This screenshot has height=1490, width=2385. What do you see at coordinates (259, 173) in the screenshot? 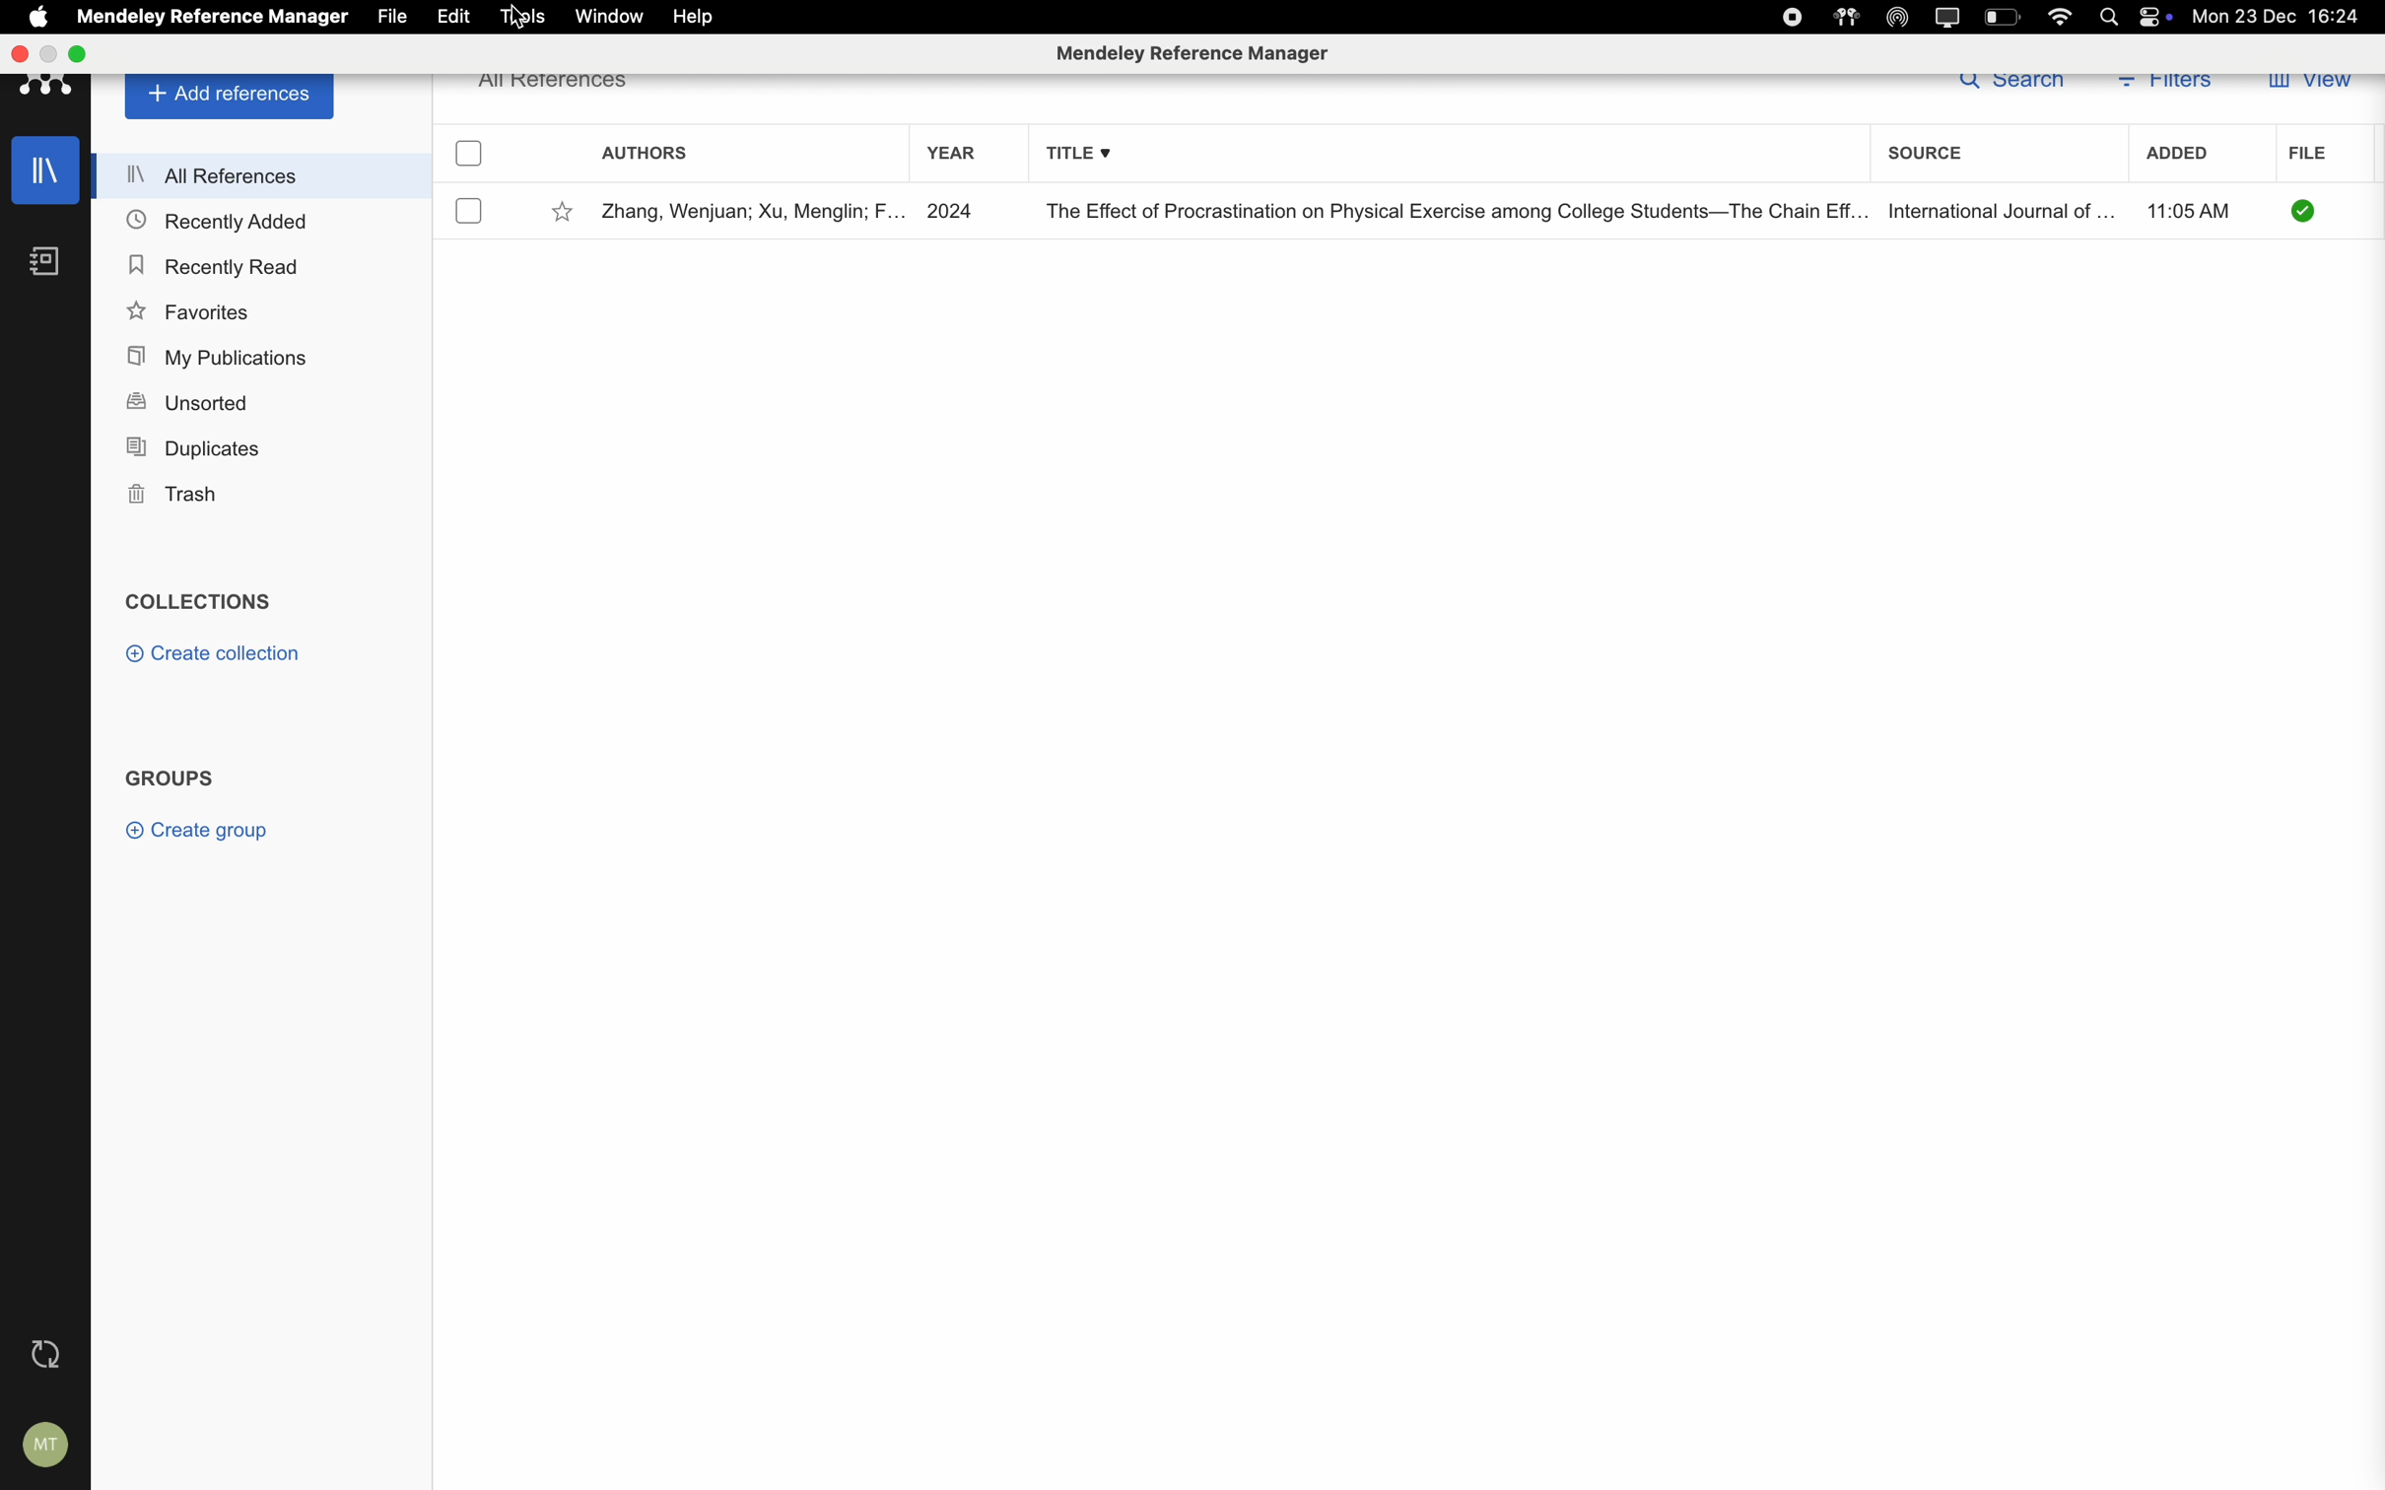
I see `all references` at bounding box center [259, 173].